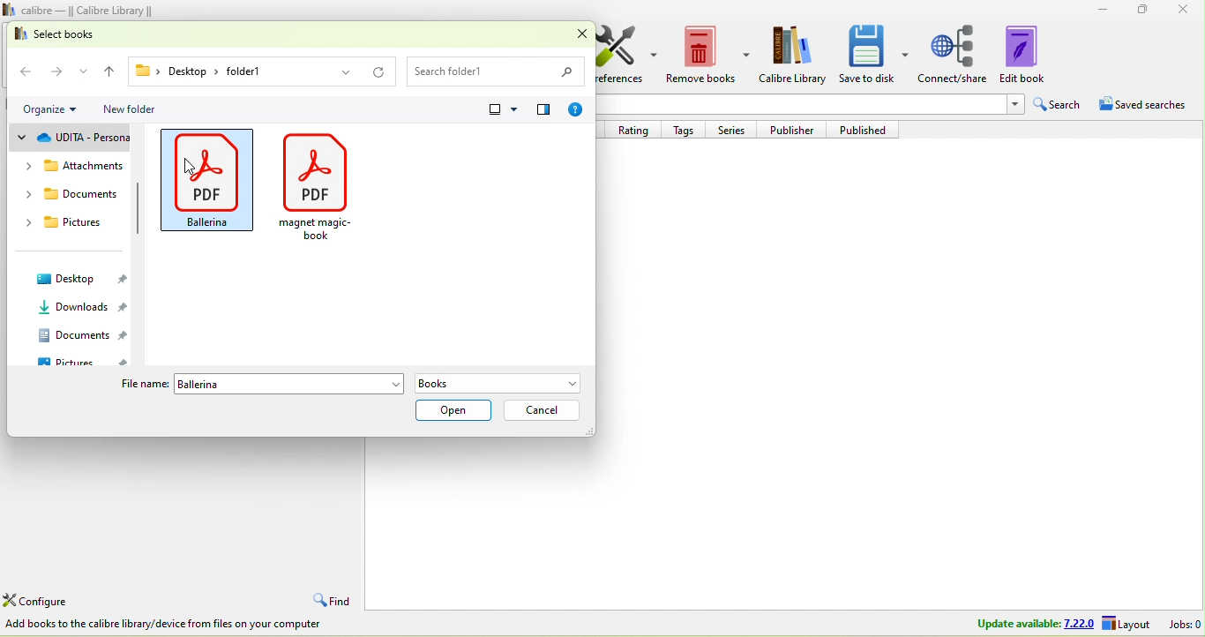 The width and height of the screenshot is (1205, 637). What do you see at coordinates (109, 69) in the screenshot?
I see `up to desktop` at bounding box center [109, 69].